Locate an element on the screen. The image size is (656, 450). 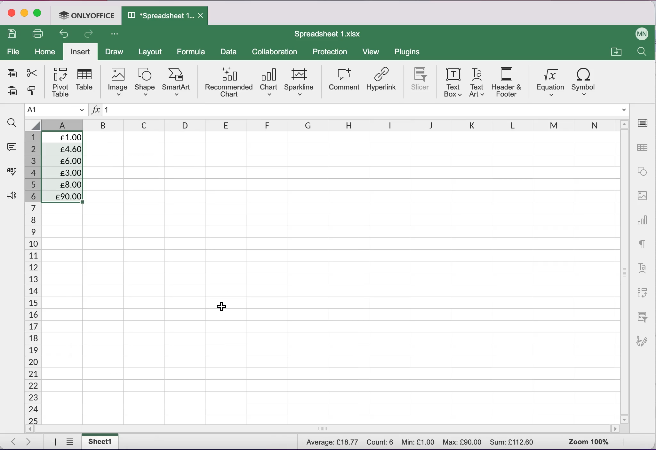
cut is located at coordinates (31, 73).